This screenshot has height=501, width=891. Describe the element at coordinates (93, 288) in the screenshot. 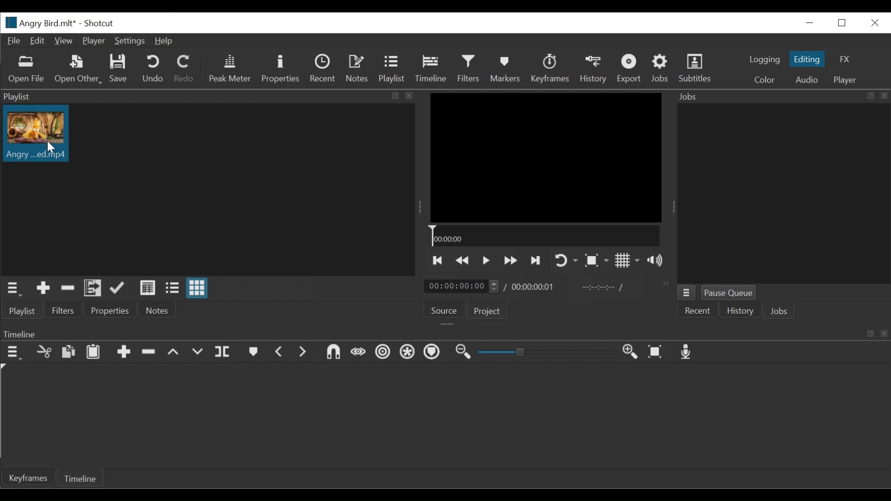

I see `Add the playlist to` at that location.